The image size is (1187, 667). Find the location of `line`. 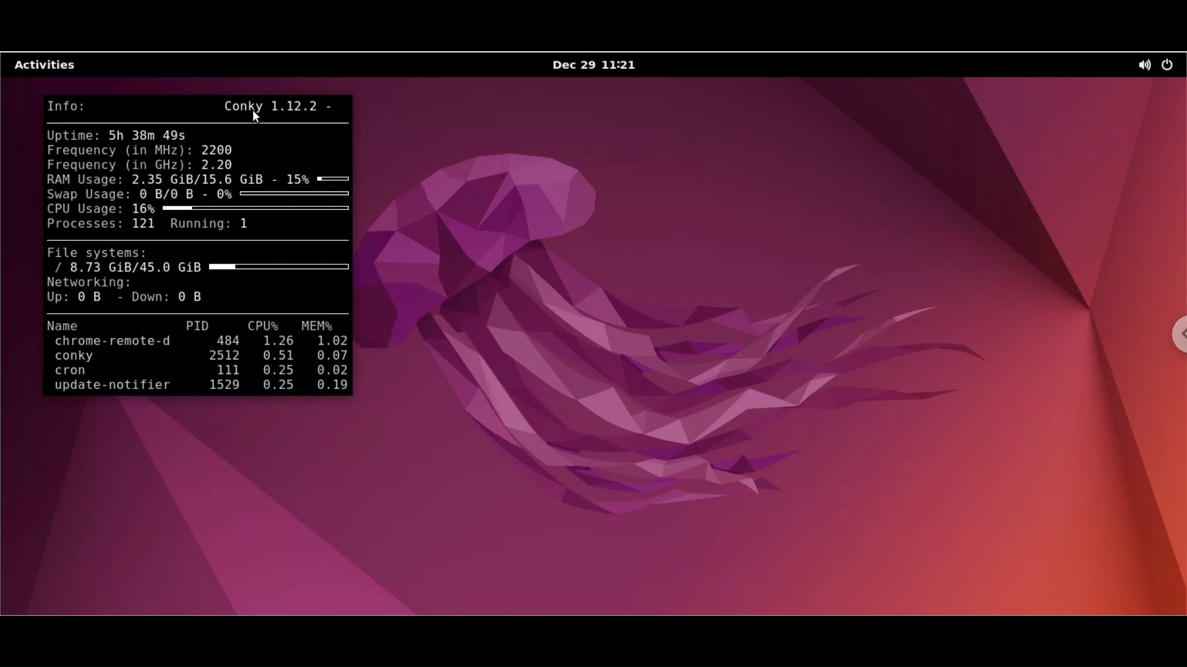

line is located at coordinates (197, 313).